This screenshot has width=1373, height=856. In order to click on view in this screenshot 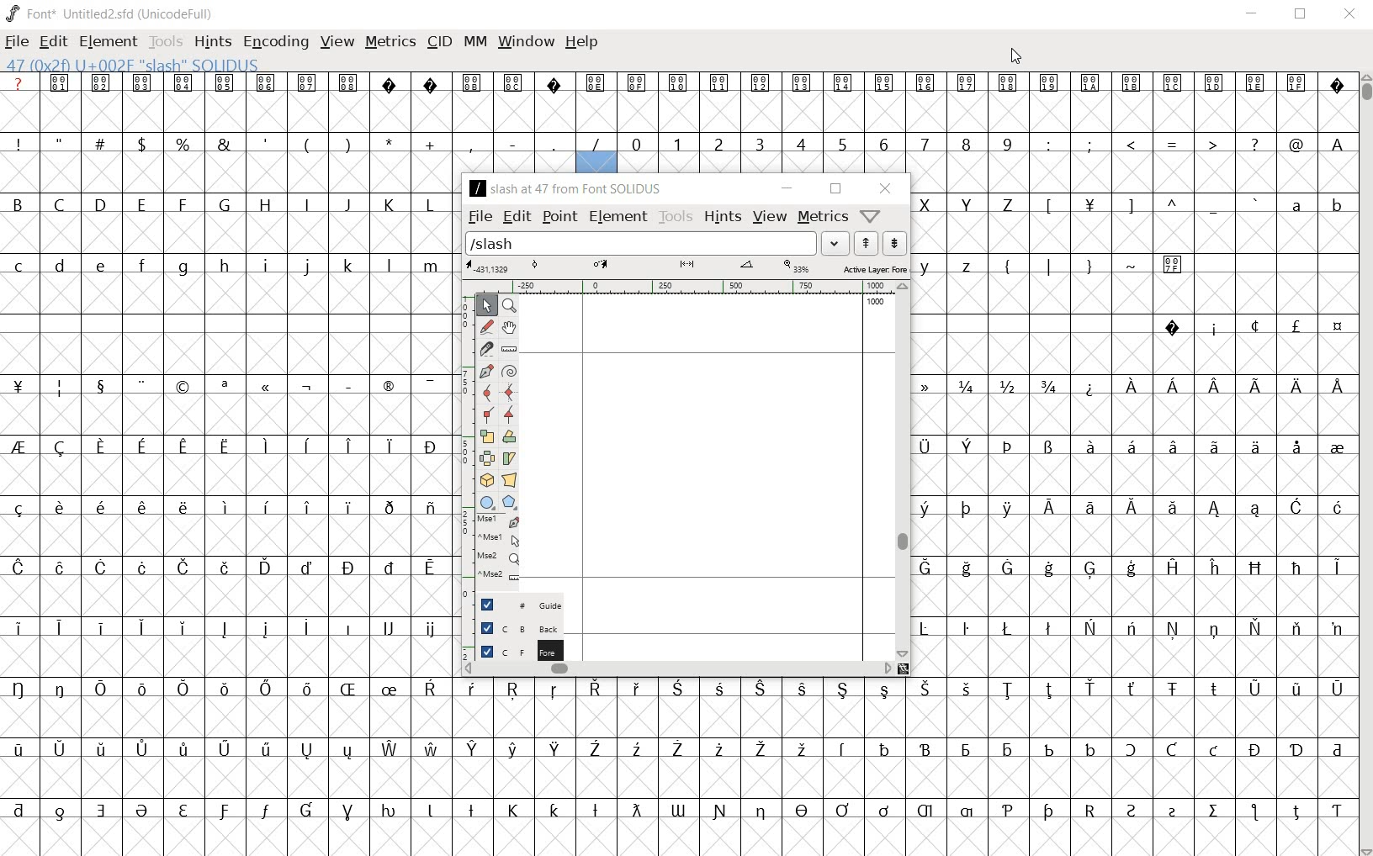, I will do `click(771, 218)`.